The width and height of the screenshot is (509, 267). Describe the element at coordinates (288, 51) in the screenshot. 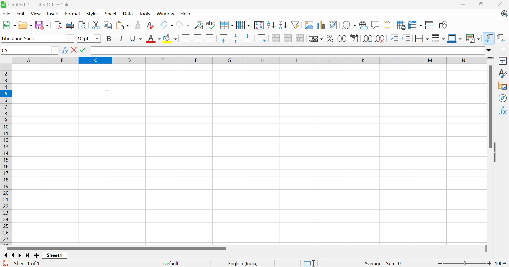

I see `Input line` at that location.